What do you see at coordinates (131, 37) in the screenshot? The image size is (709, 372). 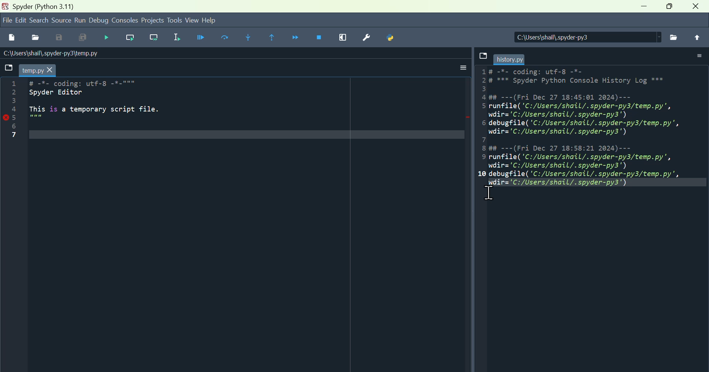 I see `Run current line` at bounding box center [131, 37].